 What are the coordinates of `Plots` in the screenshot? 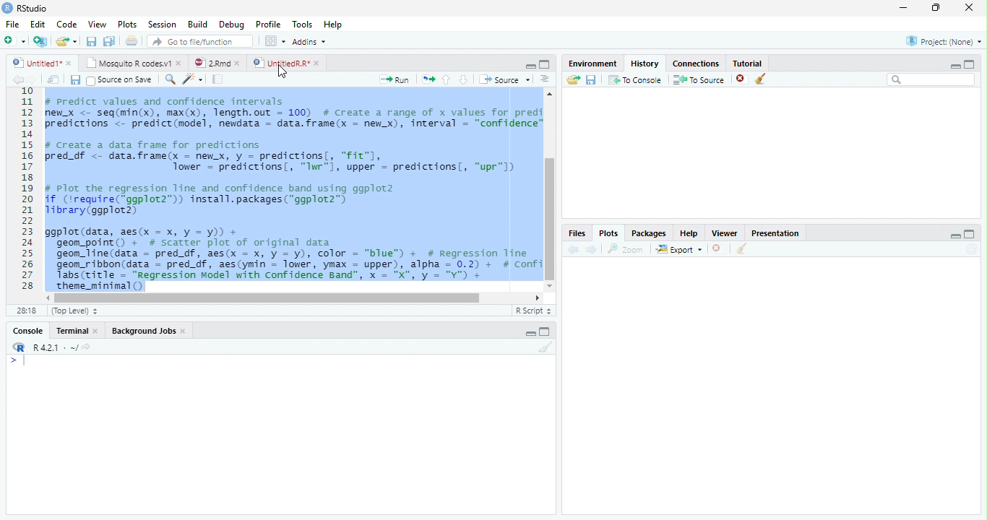 It's located at (610, 233).